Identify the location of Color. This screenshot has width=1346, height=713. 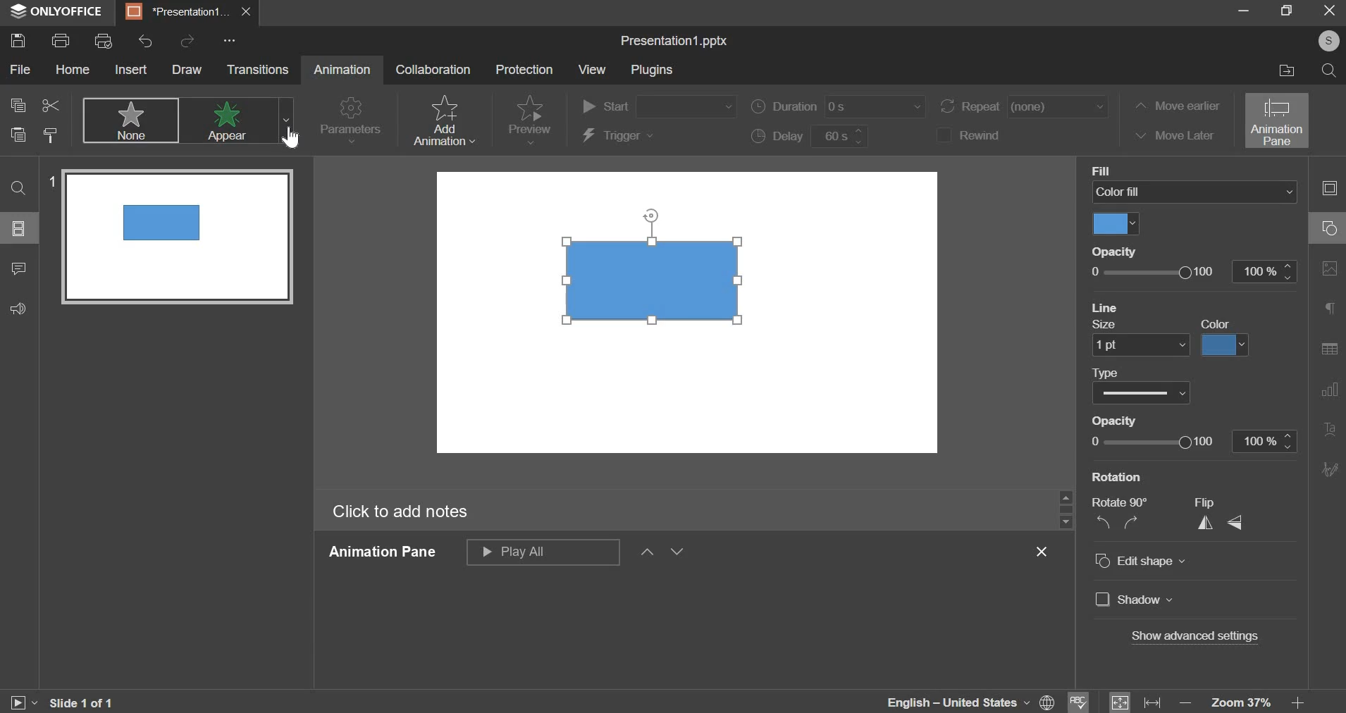
(1212, 323).